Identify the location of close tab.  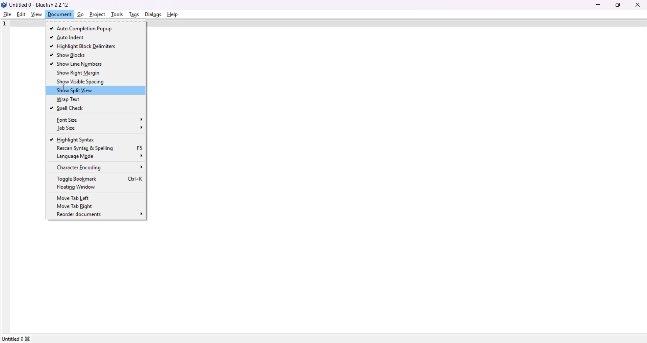
(32, 337).